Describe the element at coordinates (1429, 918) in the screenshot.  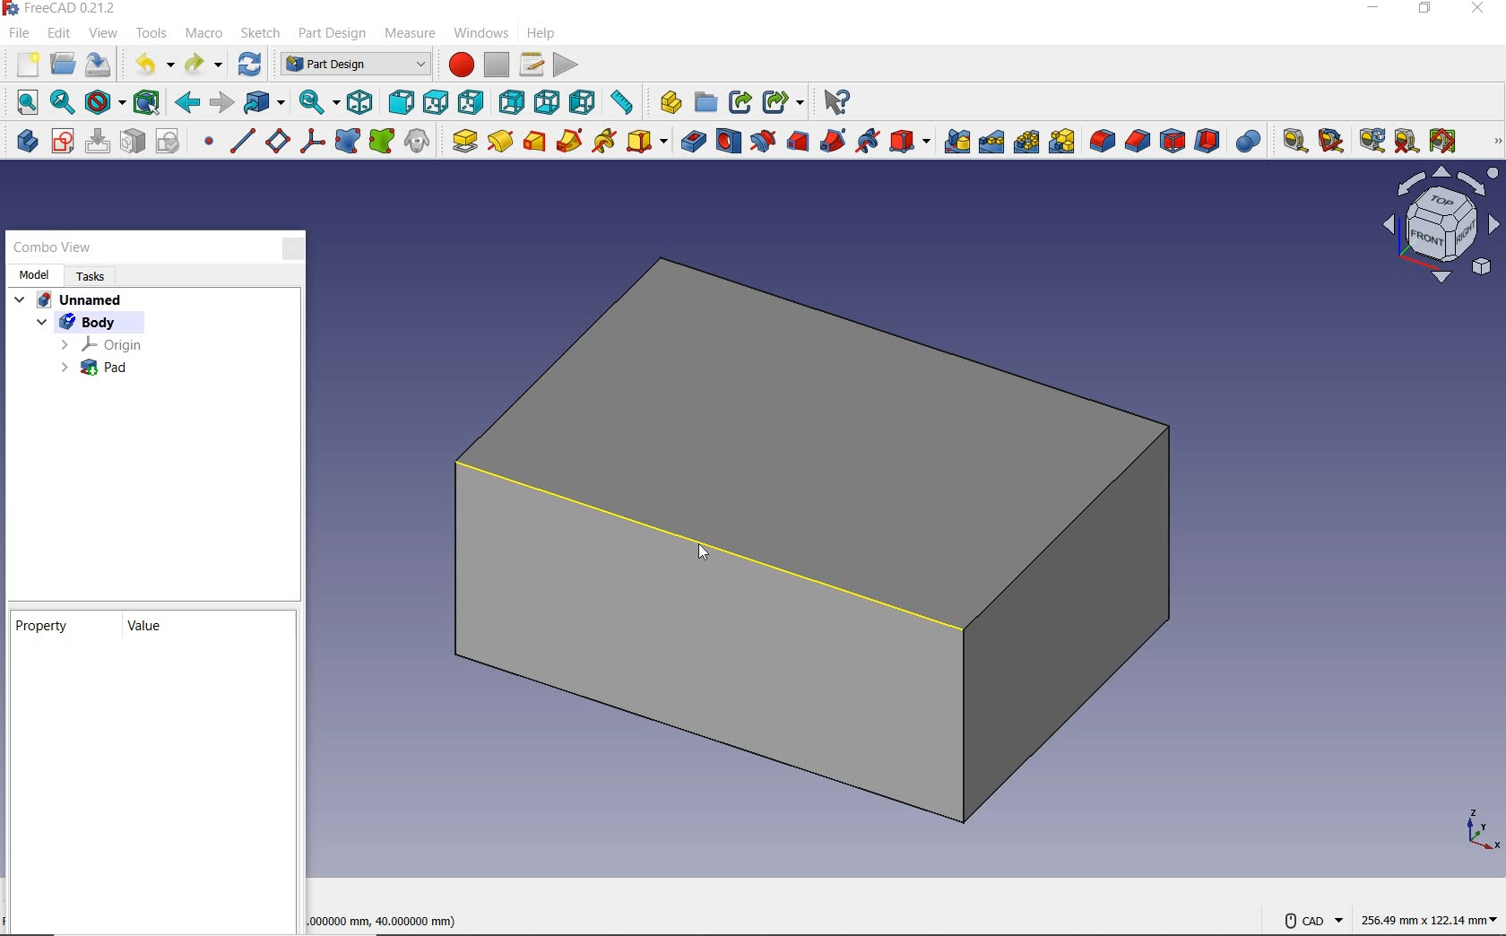
I see `256.49 mm x 122.14 mm` at that location.